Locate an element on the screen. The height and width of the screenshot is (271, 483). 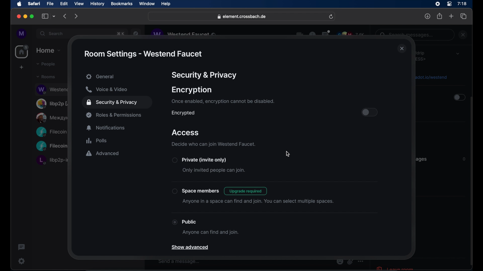
rom settings - westend faucet is located at coordinates (143, 54).